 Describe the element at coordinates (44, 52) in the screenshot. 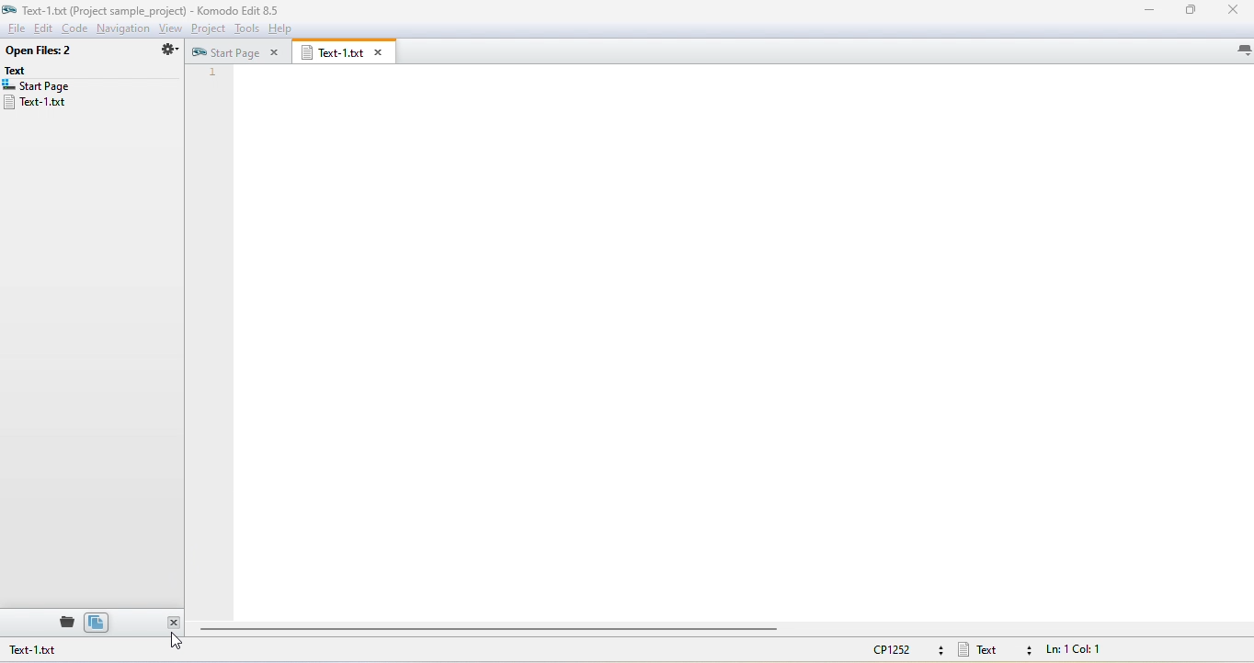

I see `open files2` at that location.